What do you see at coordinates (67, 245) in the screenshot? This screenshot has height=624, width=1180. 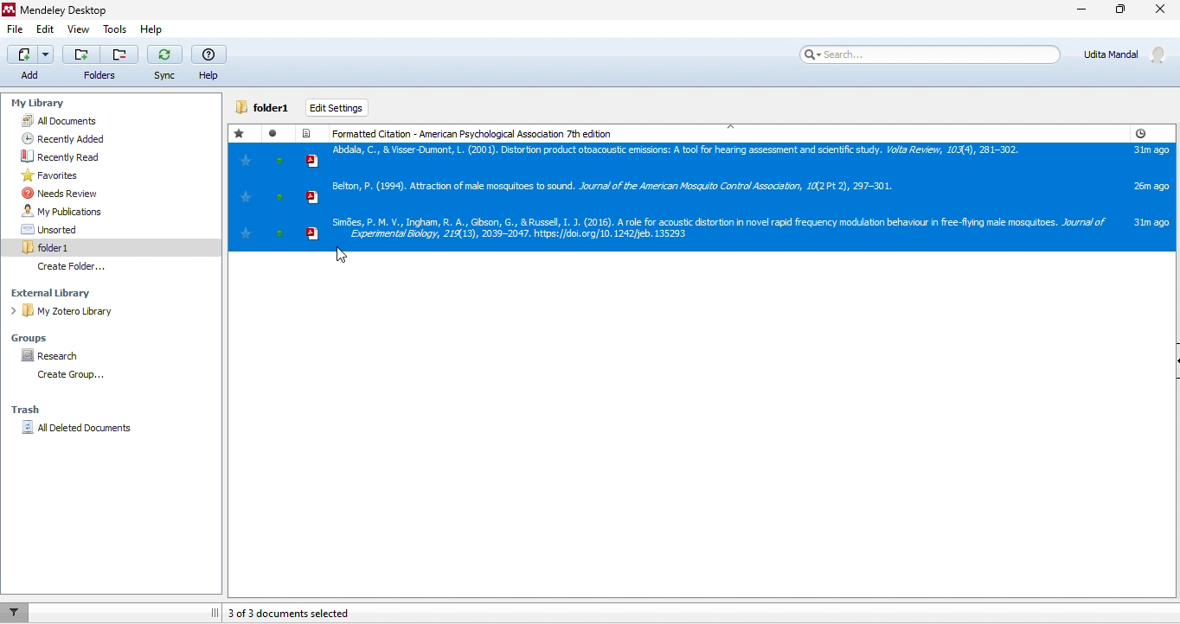 I see `folder1` at bounding box center [67, 245].